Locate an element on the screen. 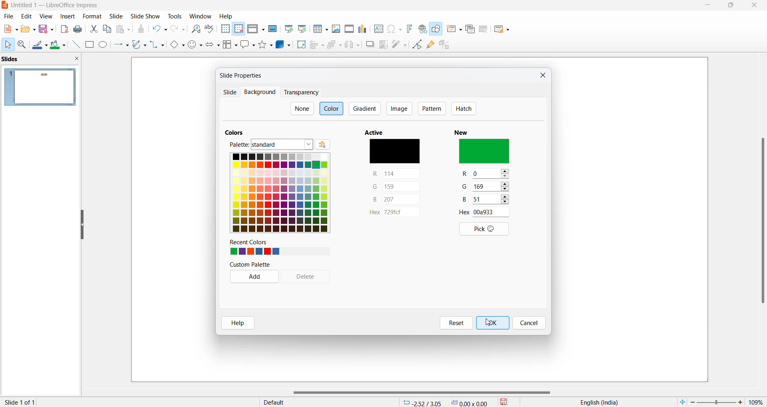 The image size is (767, 407). show draw functions is located at coordinates (437, 30).